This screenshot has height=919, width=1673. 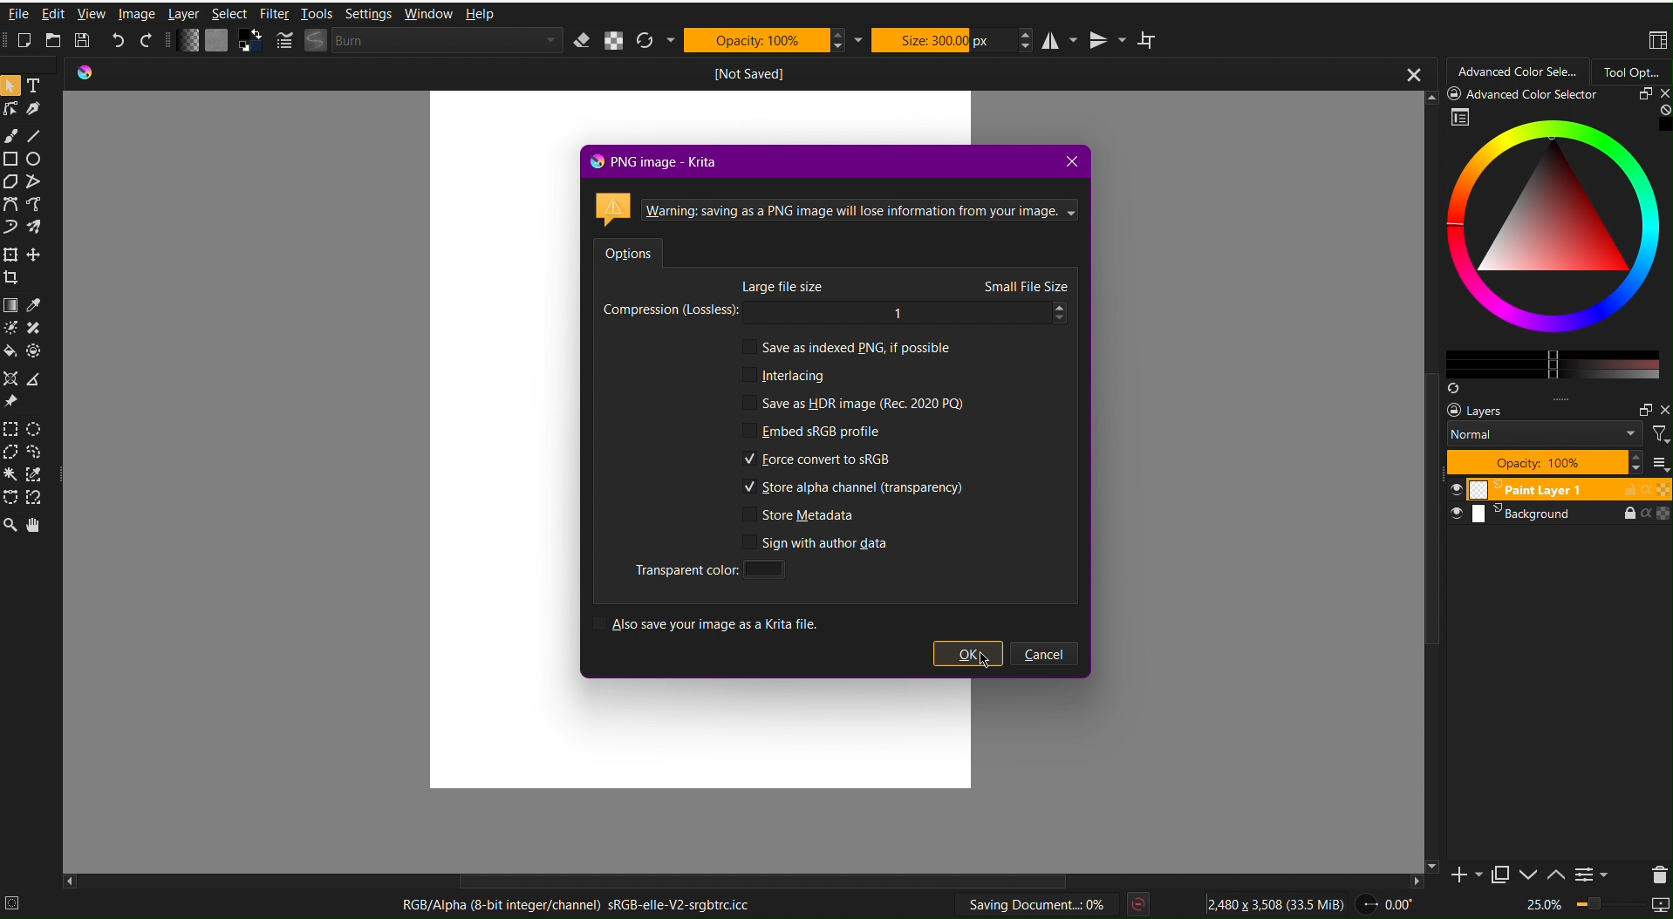 What do you see at coordinates (86, 41) in the screenshot?
I see `Save` at bounding box center [86, 41].